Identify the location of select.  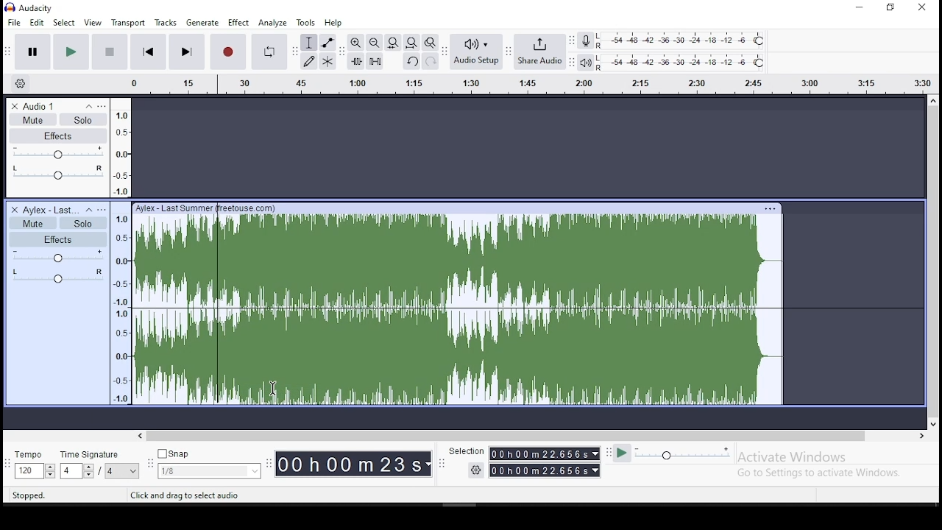
(65, 23).